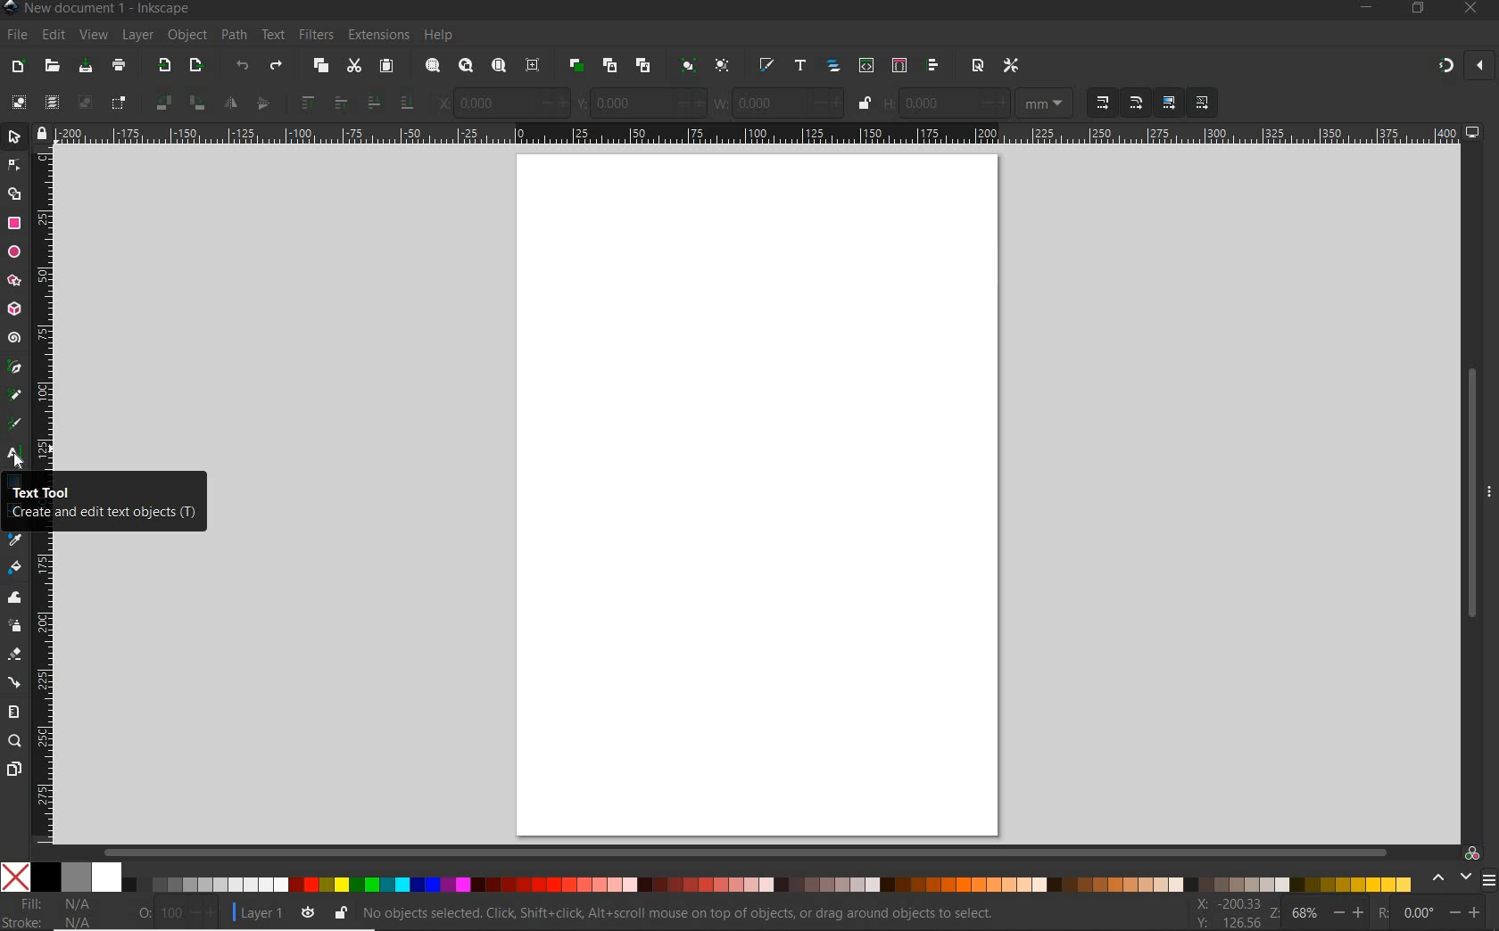 This screenshot has height=931, width=1499. Describe the element at coordinates (685, 65) in the screenshot. I see `group` at that location.